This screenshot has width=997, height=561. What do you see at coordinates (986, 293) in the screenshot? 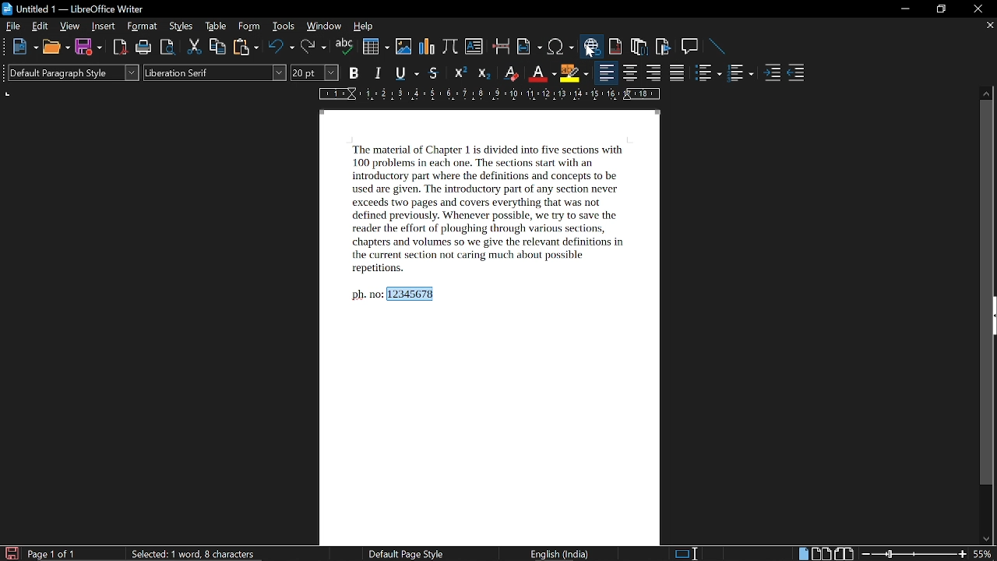
I see `vertical scrollbar` at bounding box center [986, 293].